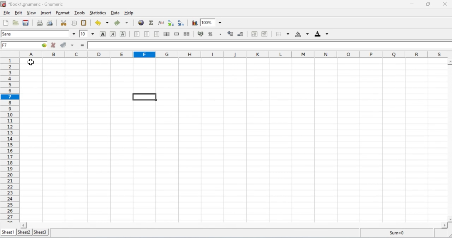  What do you see at coordinates (54, 45) in the screenshot?
I see `Cancel Change` at bounding box center [54, 45].